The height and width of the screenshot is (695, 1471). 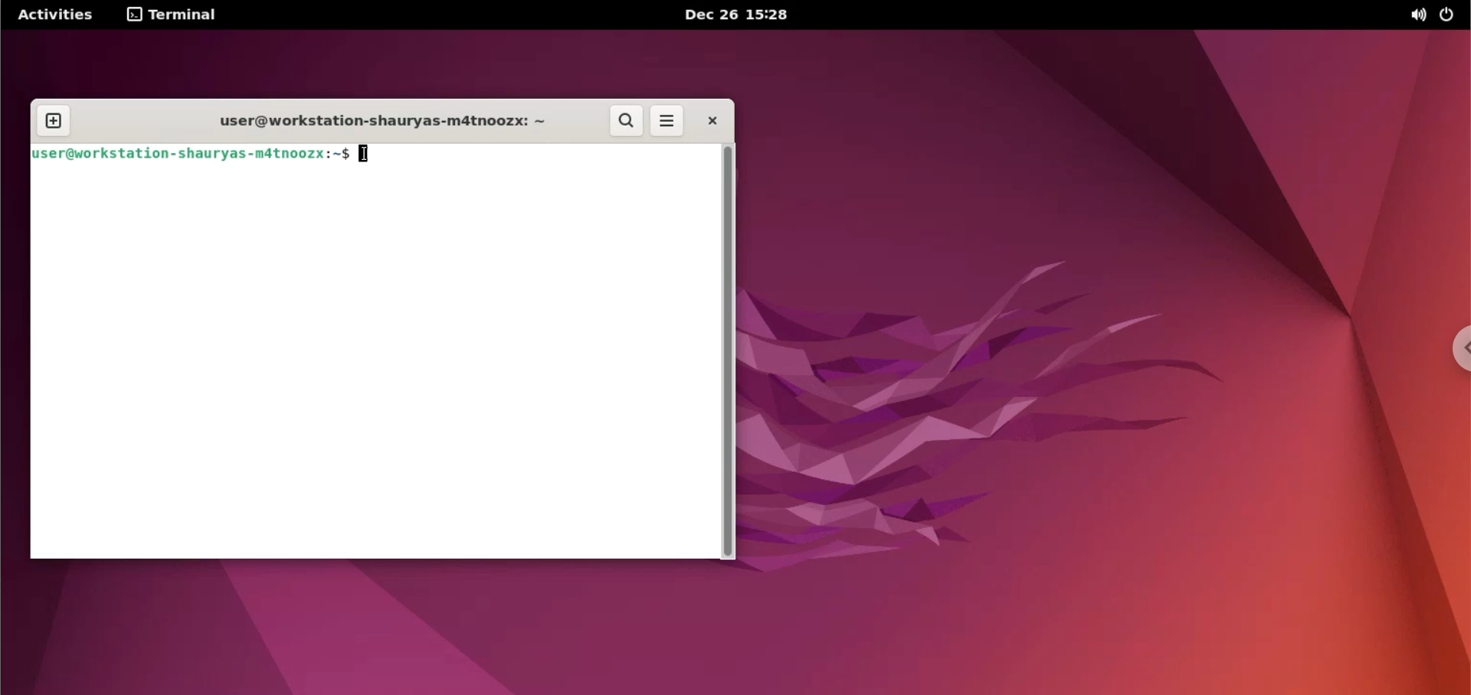 I want to click on chrome options, so click(x=1456, y=352).